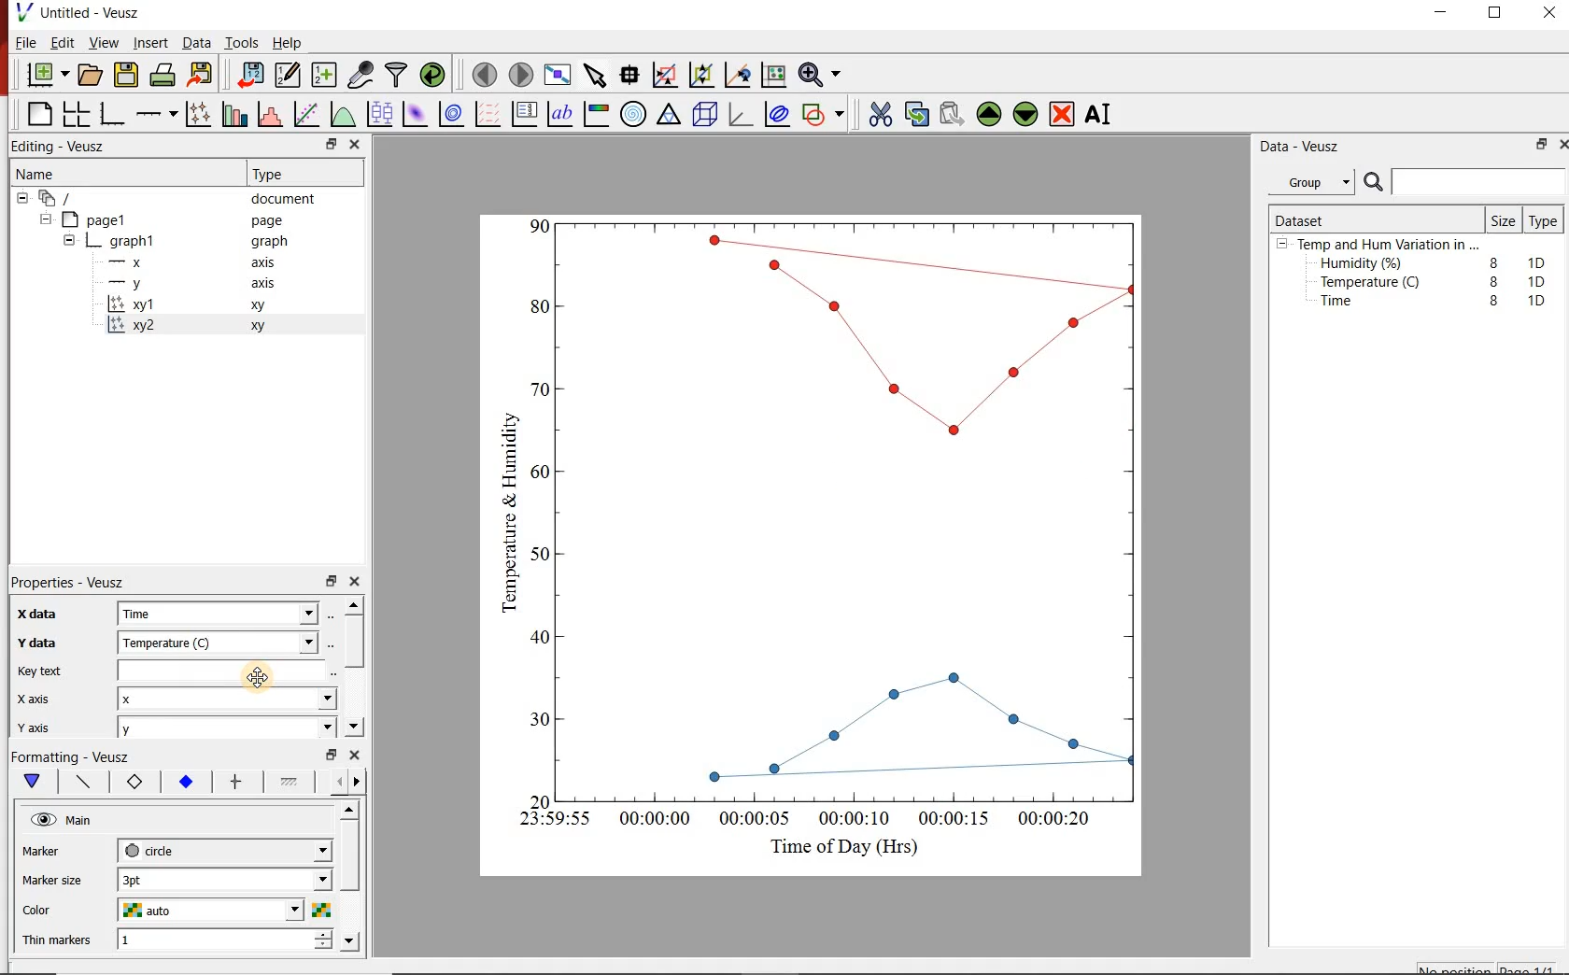  What do you see at coordinates (198, 112) in the screenshot?
I see `Plot points with lines and error bars` at bounding box center [198, 112].